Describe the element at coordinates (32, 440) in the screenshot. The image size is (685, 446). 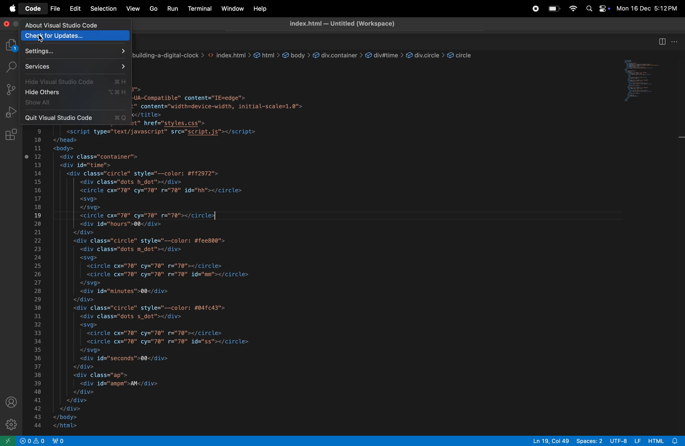
I see `alert` at that location.